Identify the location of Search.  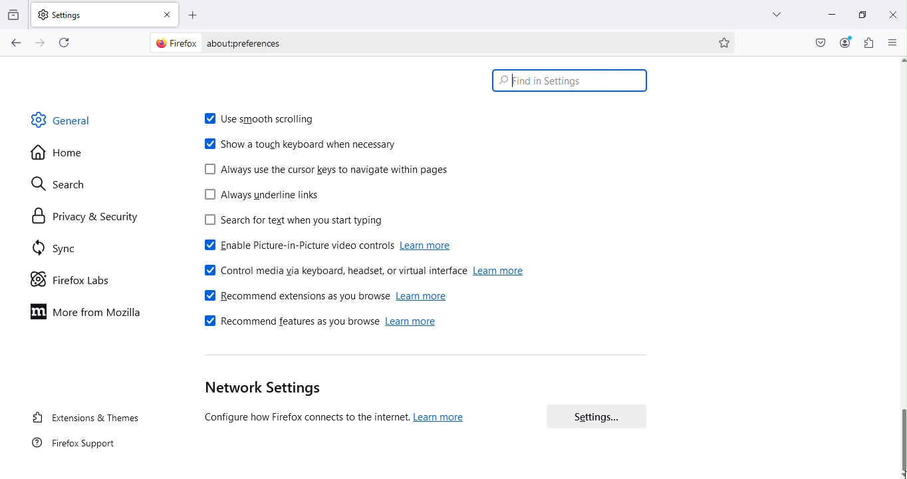
(66, 182).